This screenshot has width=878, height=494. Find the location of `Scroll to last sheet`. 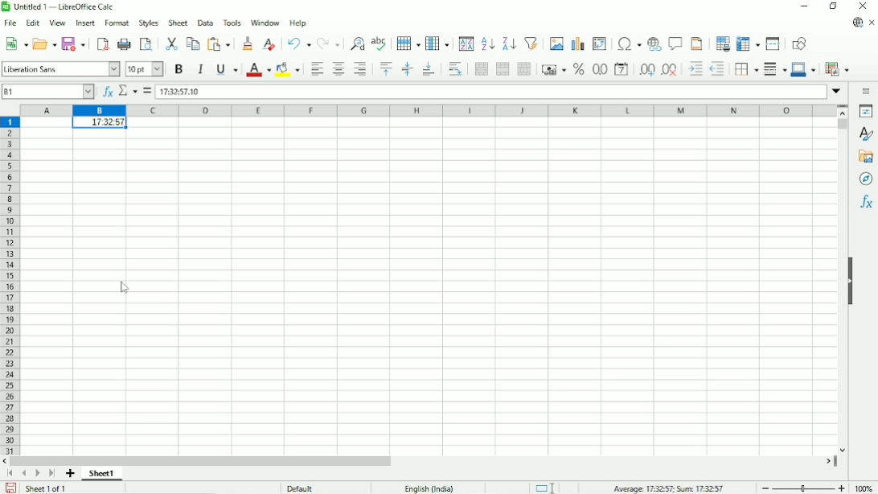

Scroll to last sheet is located at coordinates (52, 474).